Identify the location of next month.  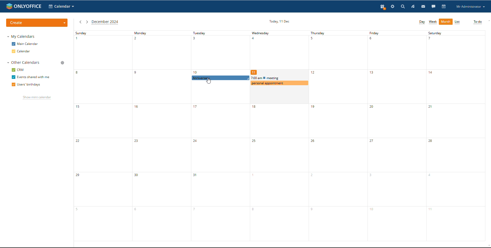
(87, 22).